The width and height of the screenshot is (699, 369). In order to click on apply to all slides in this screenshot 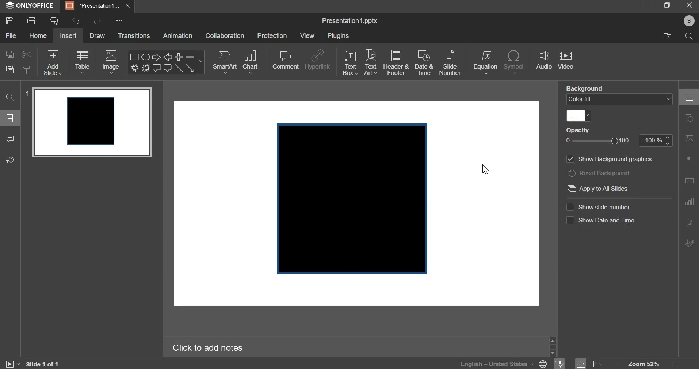, I will do `click(599, 189)`.